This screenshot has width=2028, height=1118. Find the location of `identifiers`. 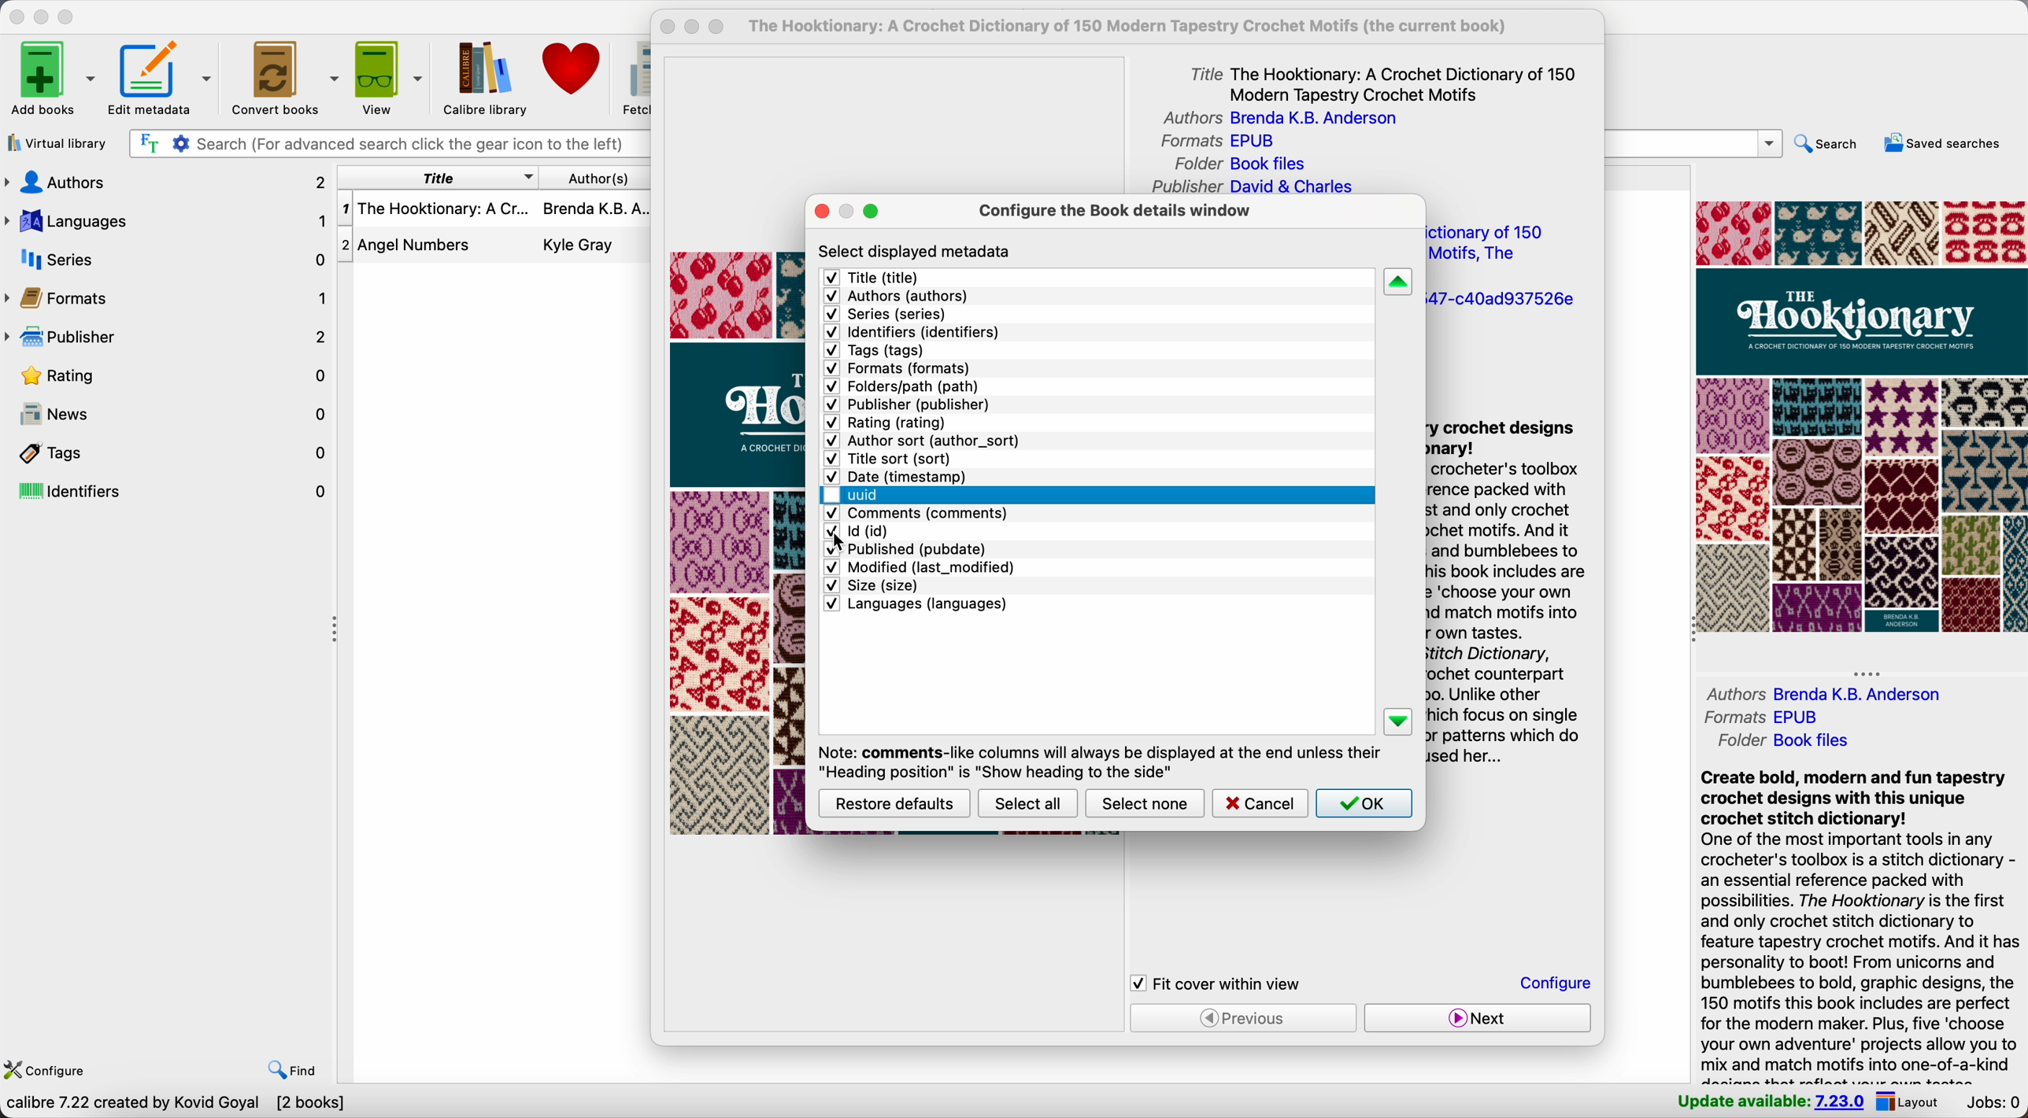

identifiers is located at coordinates (168, 493).